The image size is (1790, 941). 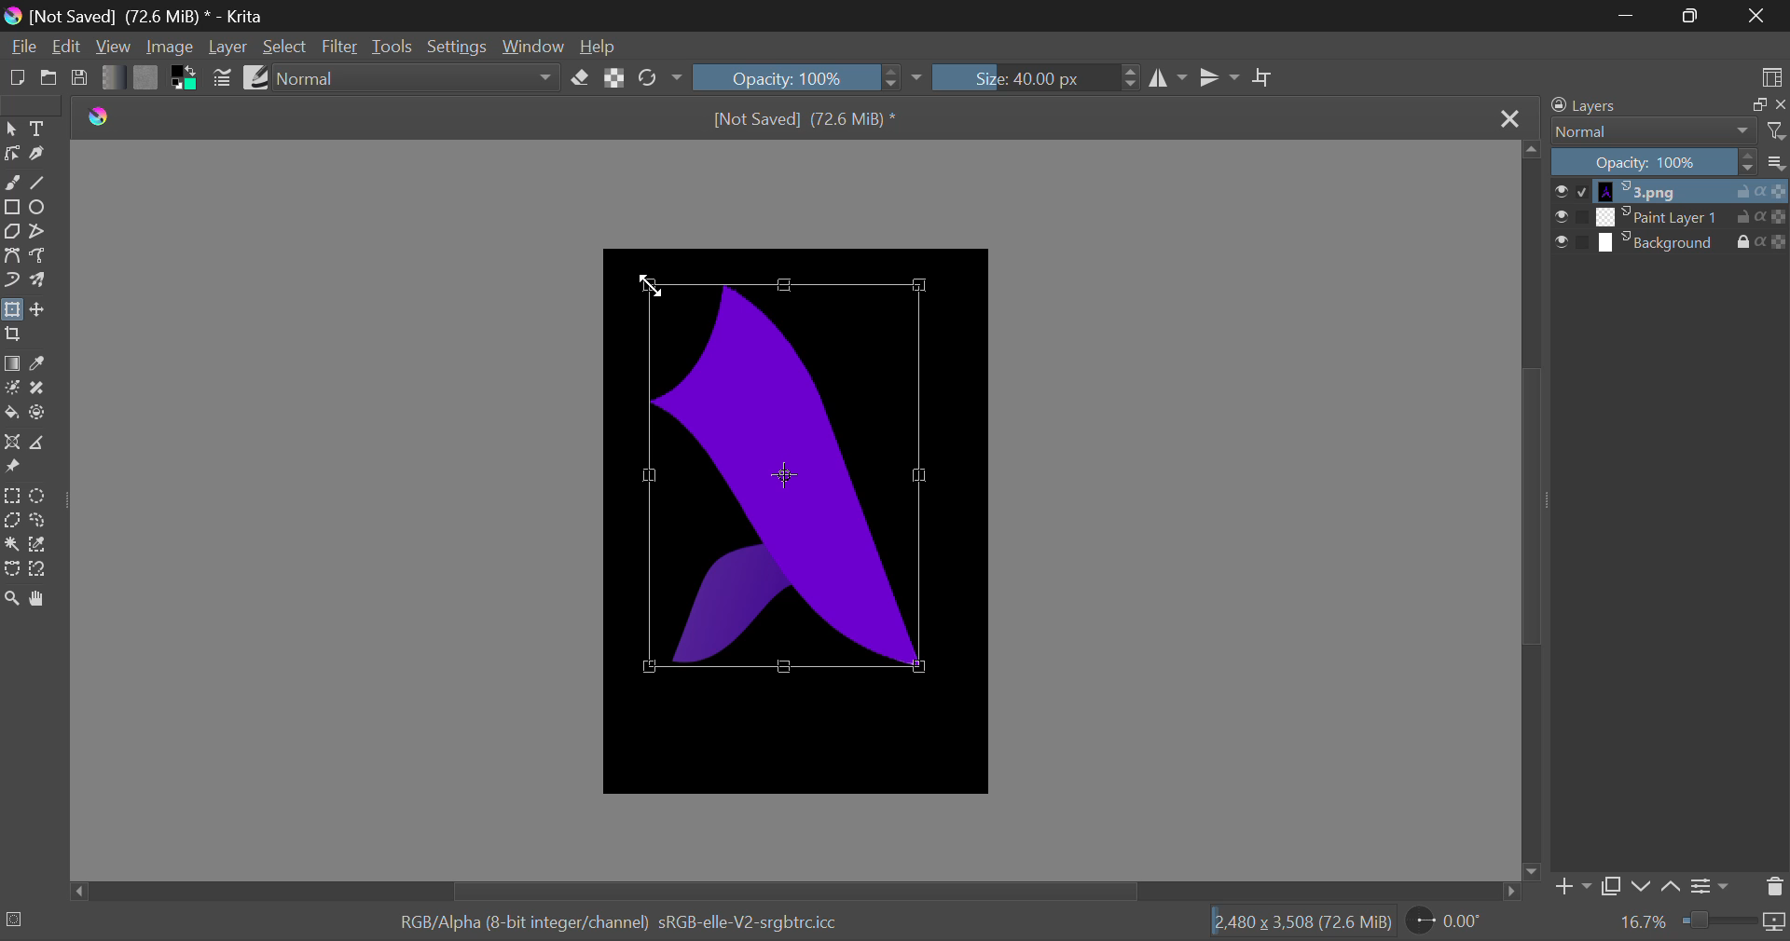 I want to click on Transform Layers, so click(x=12, y=312).